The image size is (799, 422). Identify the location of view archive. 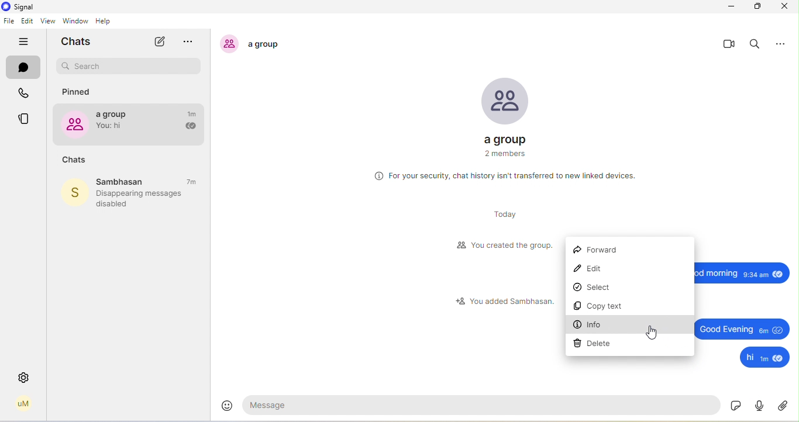
(192, 43).